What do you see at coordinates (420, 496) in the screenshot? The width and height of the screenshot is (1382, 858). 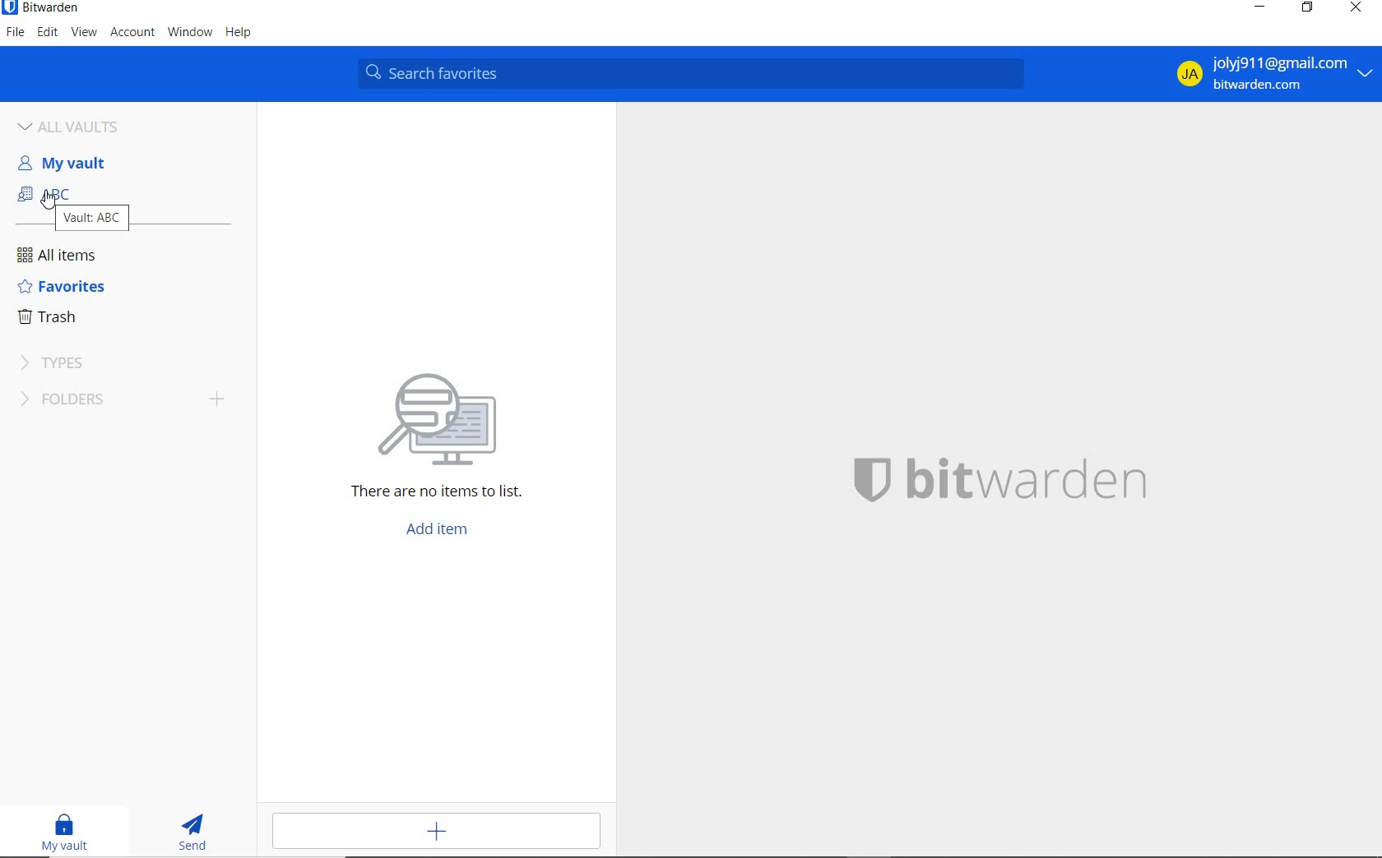 I see `There are no items to list` at bounding box center [420, 496].